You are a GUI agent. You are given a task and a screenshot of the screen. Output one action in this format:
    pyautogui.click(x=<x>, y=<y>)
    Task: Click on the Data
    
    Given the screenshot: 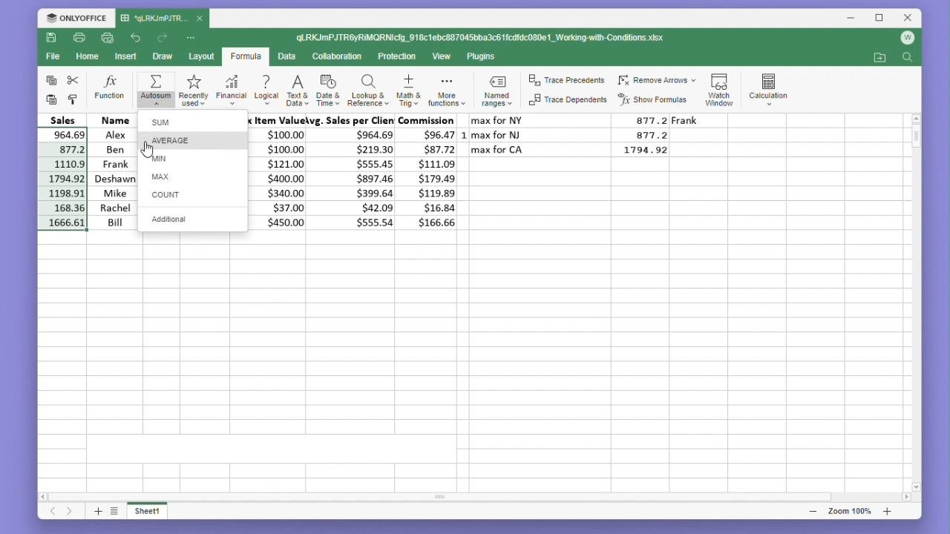 What is the action you would take?
    pyautogui.click(x=286, y=56)
    